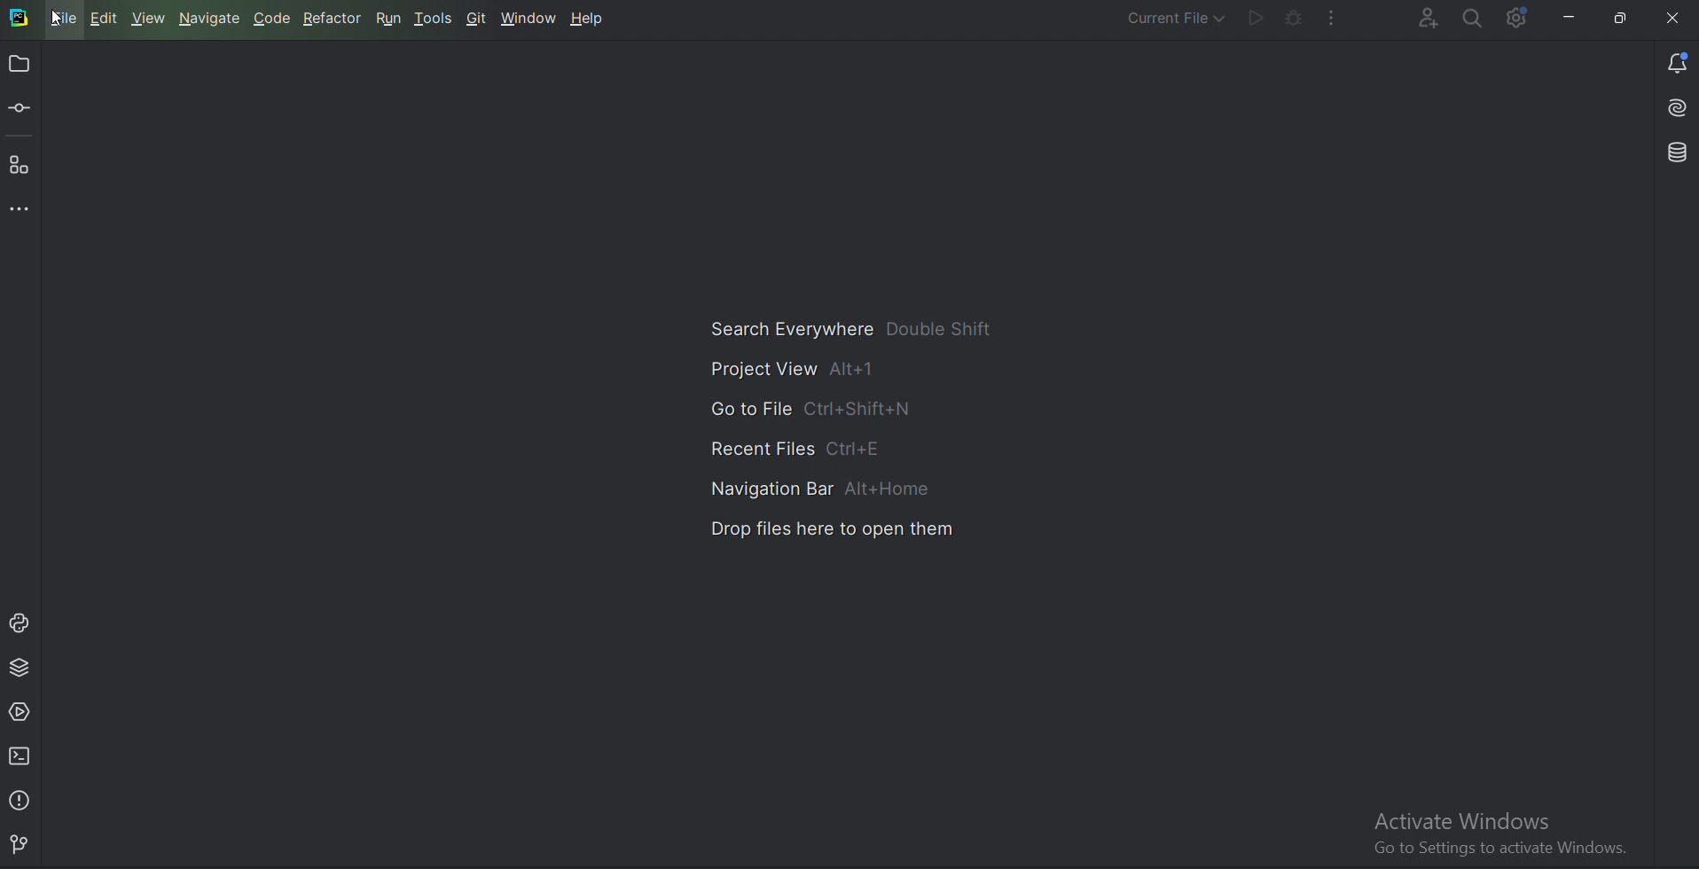 Image resolution: width=1699 pixels, height=869 pixels. What do you see at coordinates (22, 711) in the screenshot?
I see `Services` at bounding box center [22, 711].